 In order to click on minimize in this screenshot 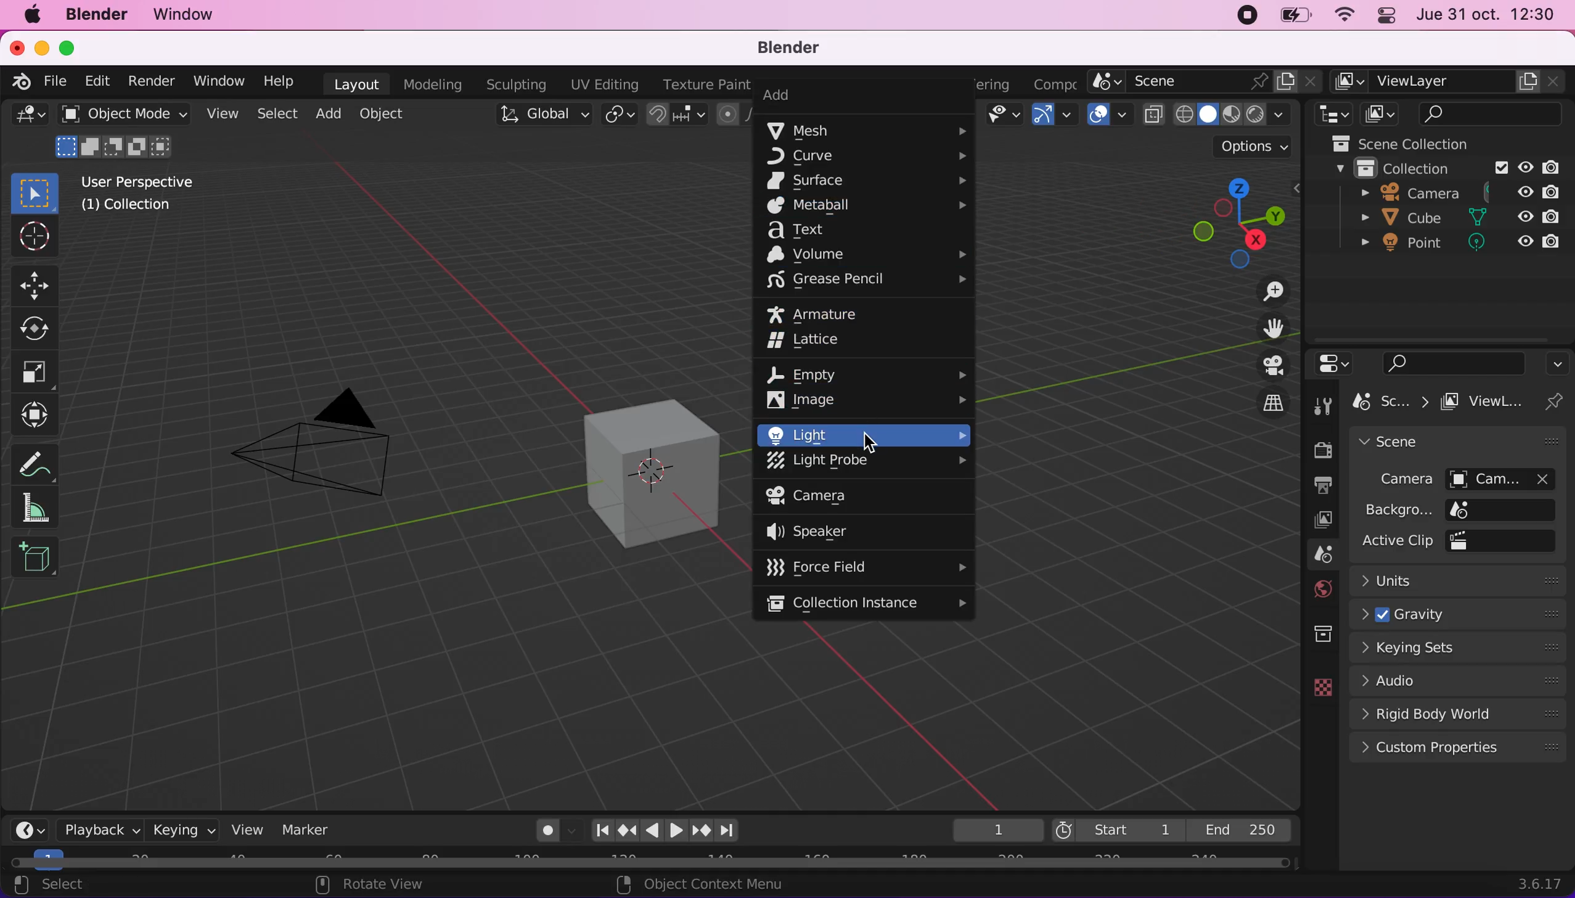, I will do `click(41, 47)`.